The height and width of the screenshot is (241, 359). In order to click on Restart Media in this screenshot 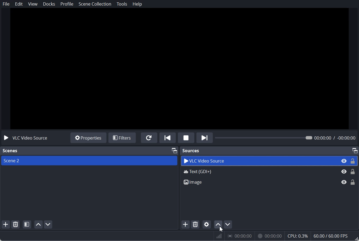, I will do `click(149, 138)`.